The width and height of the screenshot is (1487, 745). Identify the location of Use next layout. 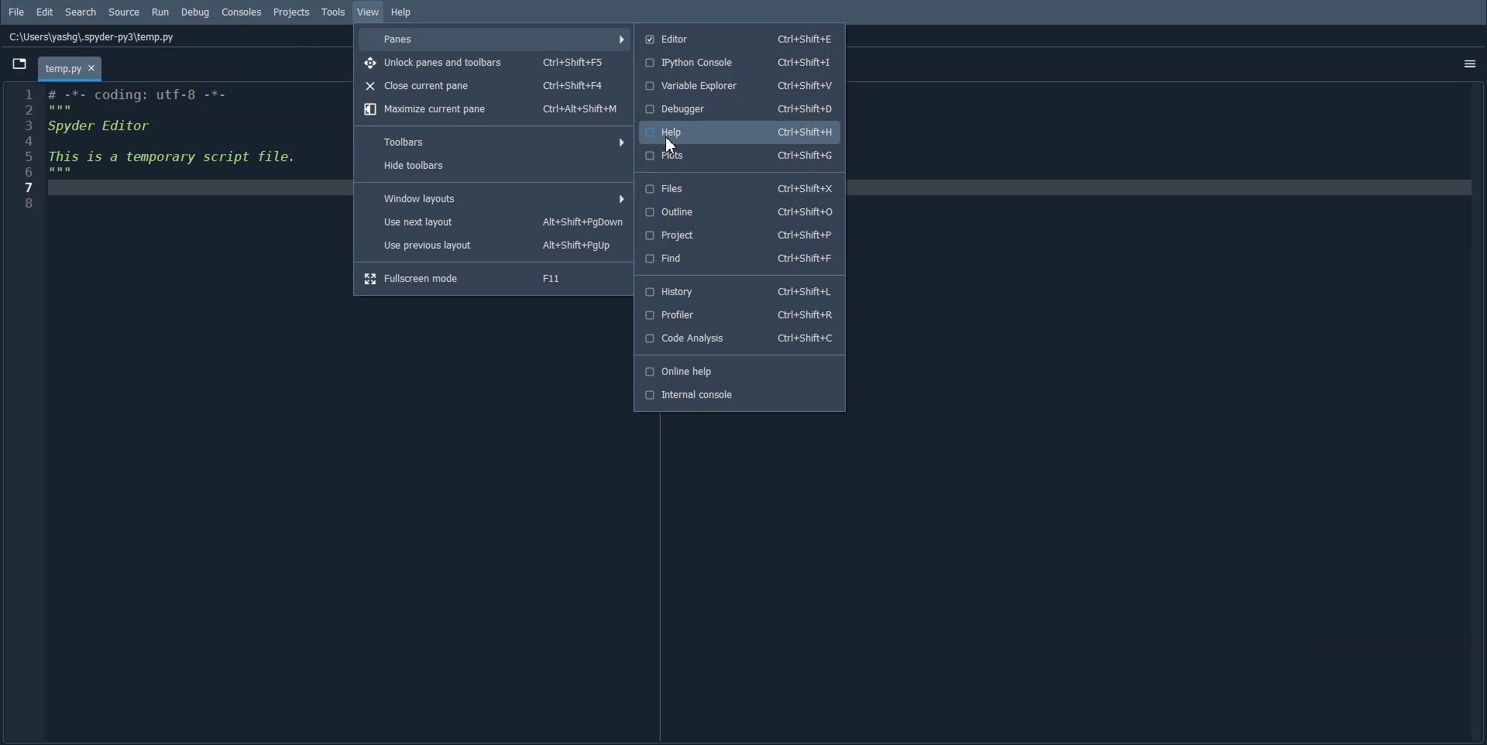
(494, 220).